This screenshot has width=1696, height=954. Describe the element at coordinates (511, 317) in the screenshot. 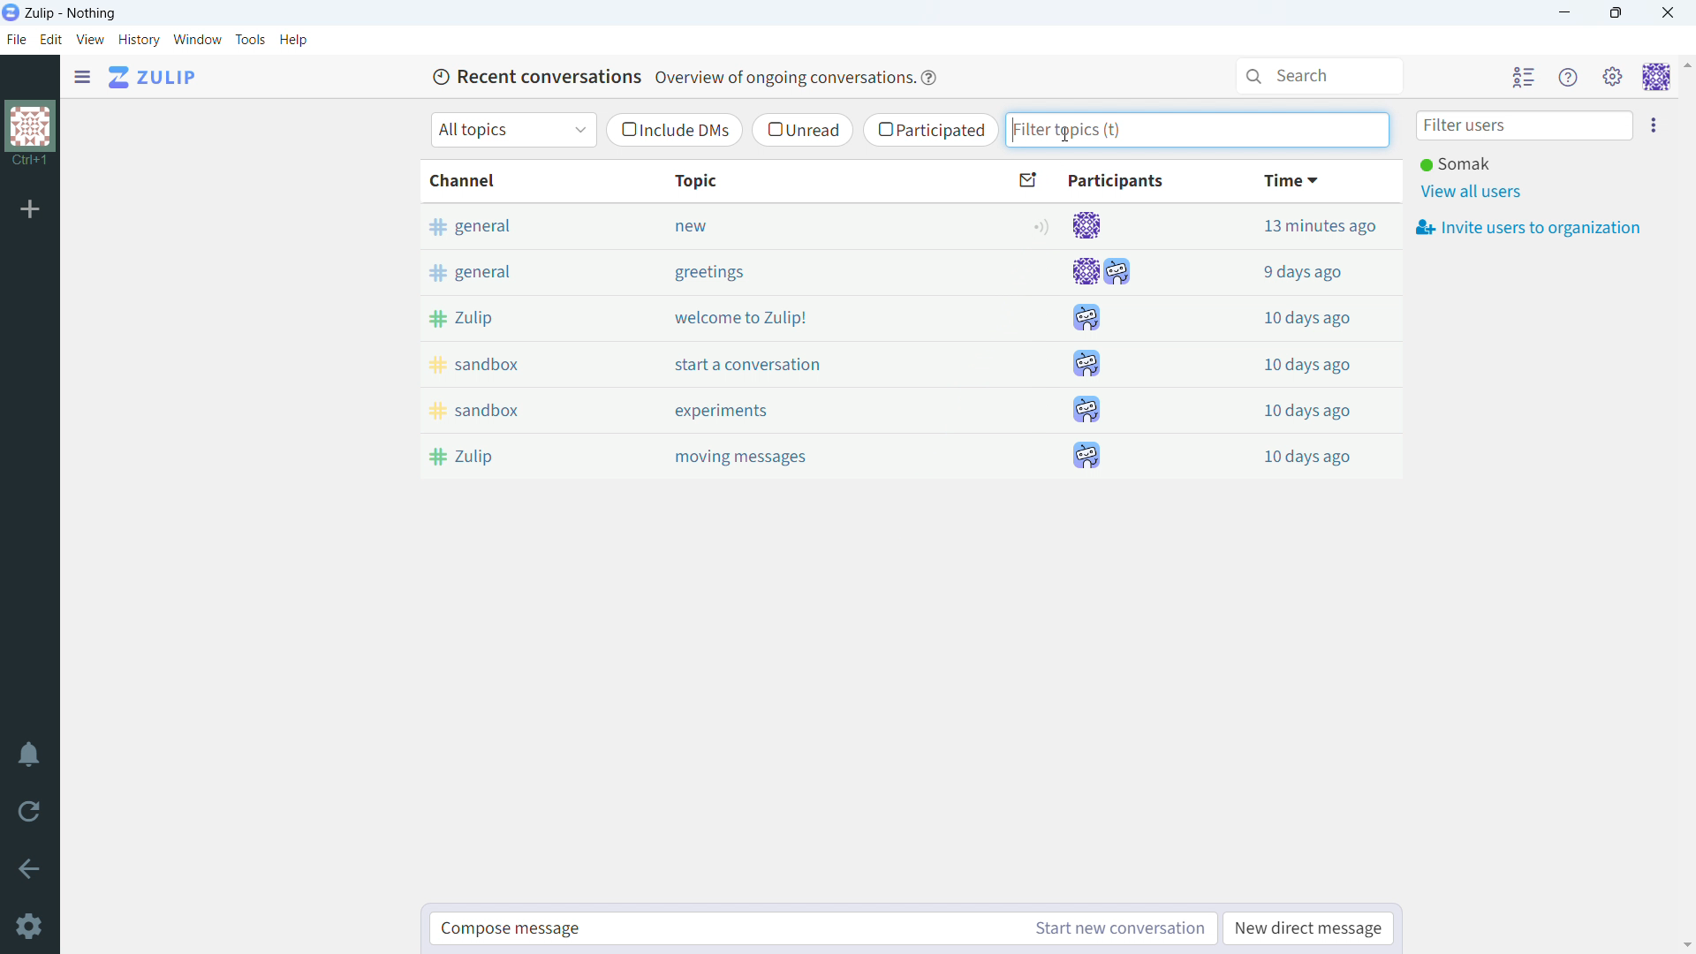

I see `zulip` at that location.